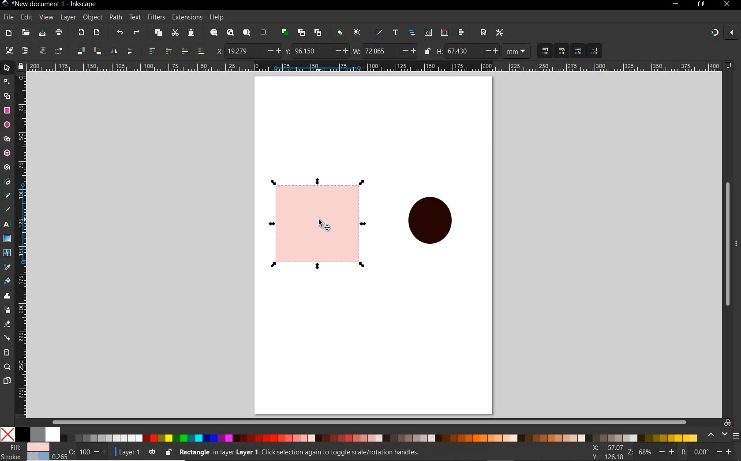 This screenshot has height=461, width=741. What do you see at coordinates (186, 17) in the screenshot?
I see `extensions` at bounding box center [186, 17].